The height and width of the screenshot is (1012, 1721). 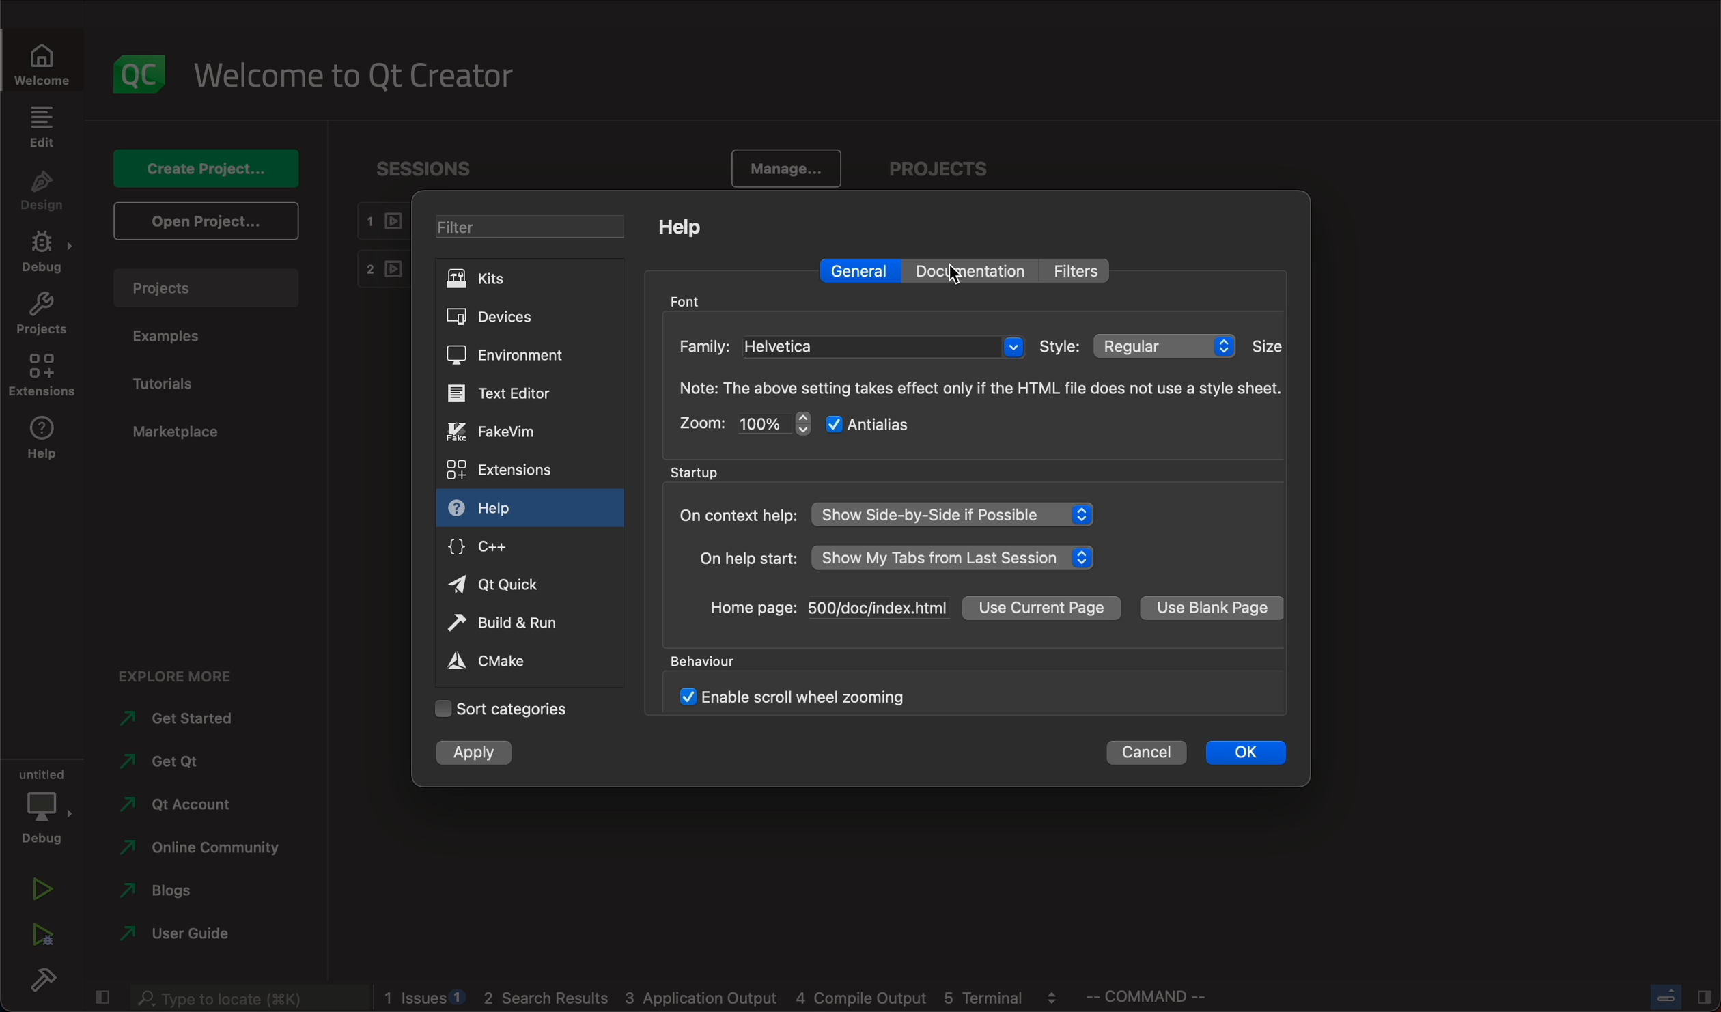 What do you see at coordinates (1167, 997) in the screenshot?
I see `command` at bounding box center [1167, 997].